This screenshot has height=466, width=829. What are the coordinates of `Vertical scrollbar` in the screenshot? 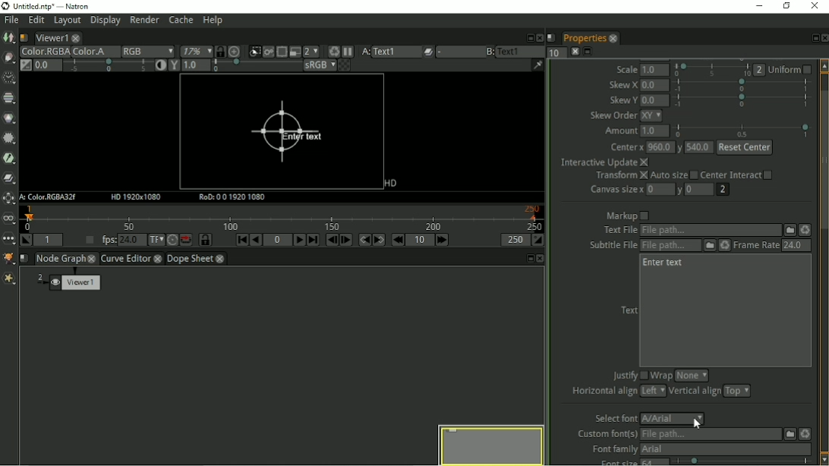 It's located at (824, 262).